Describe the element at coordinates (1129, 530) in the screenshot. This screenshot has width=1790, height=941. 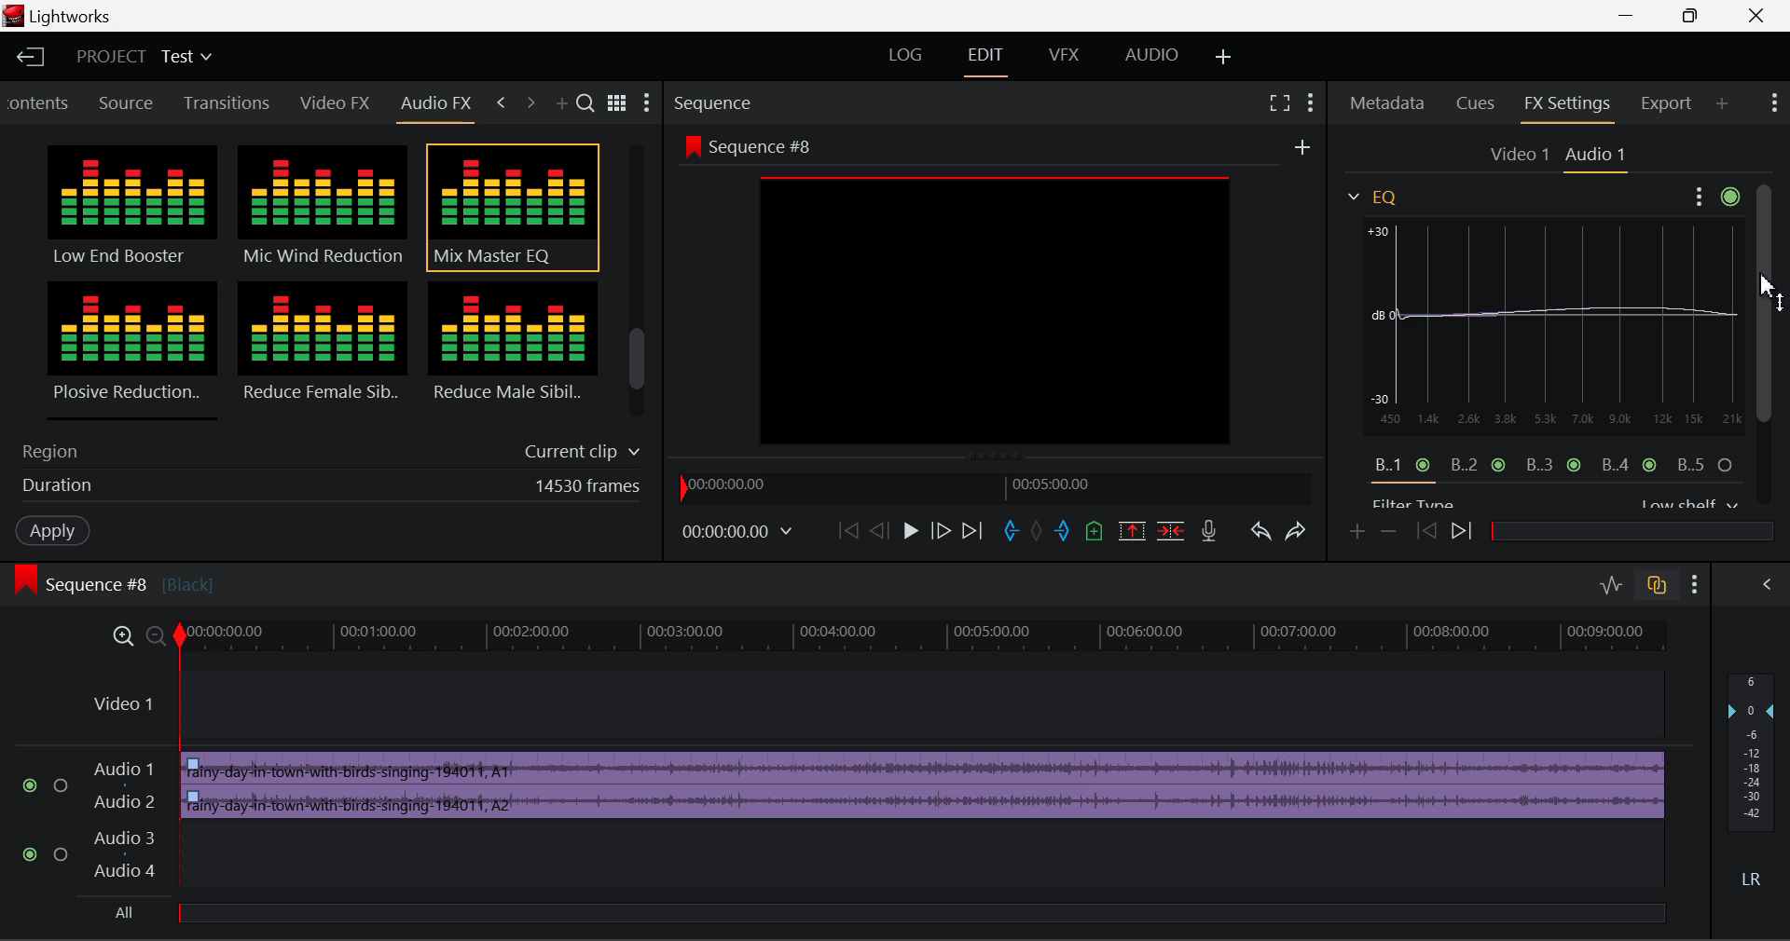
I see `Remove Marked Section` at that location.